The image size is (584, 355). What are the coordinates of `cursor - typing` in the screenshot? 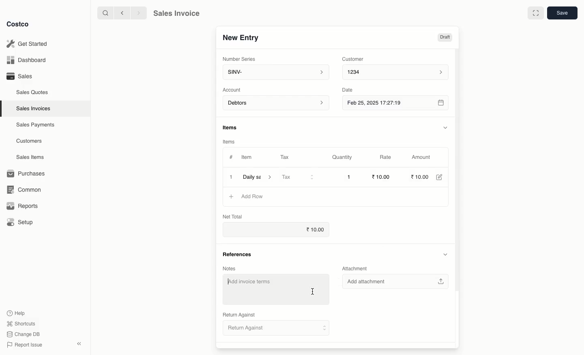 It's located at (314, 291).